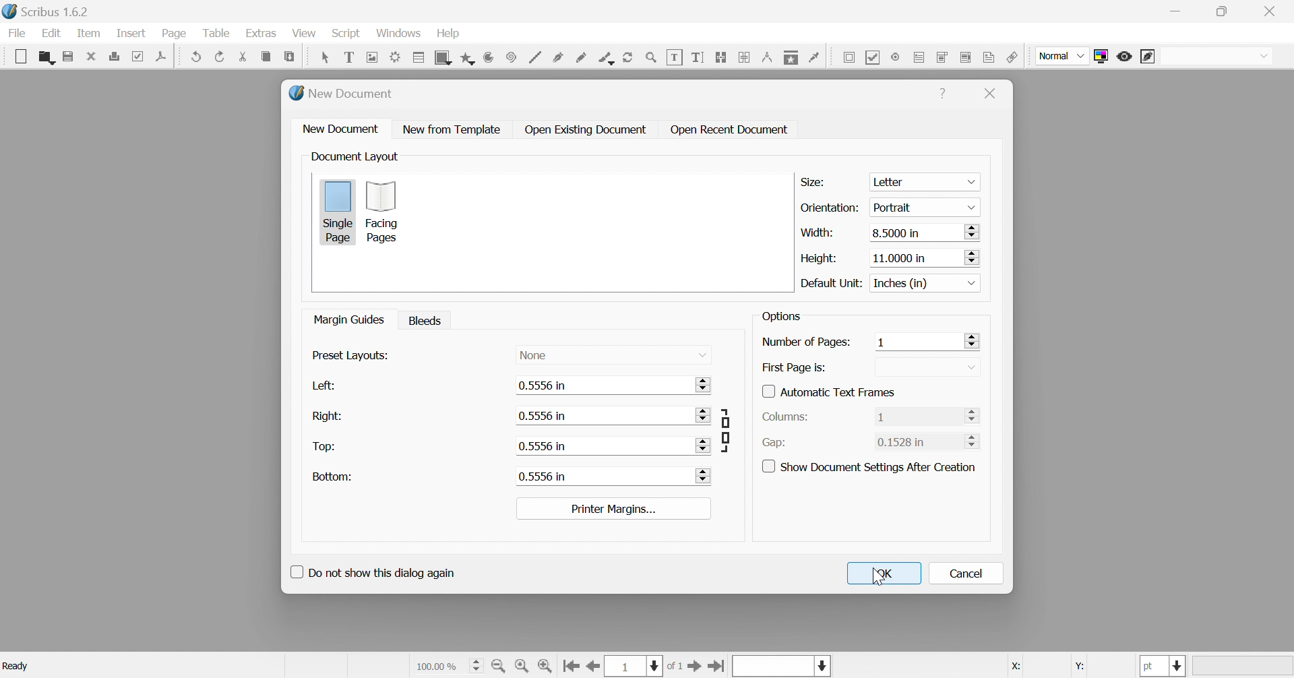  What do you see at coordinates (902, 441) in the screenshot?
I see `0.1528` at bounding box center [902, 441].